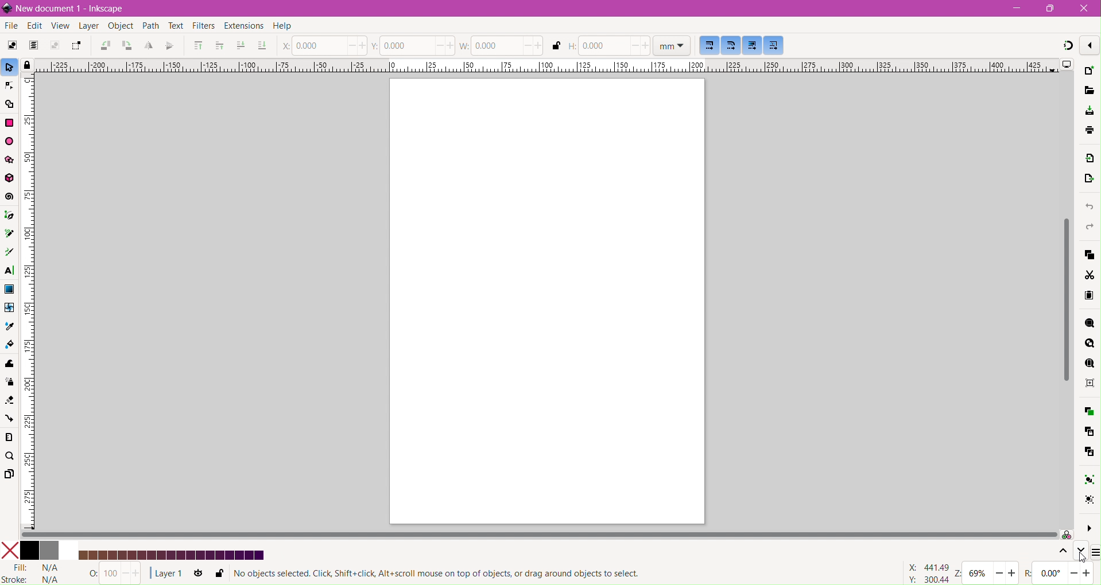  Describe the element at coordinates (9, 233) in the screenshot. I see `Pencil Tool` at that location.